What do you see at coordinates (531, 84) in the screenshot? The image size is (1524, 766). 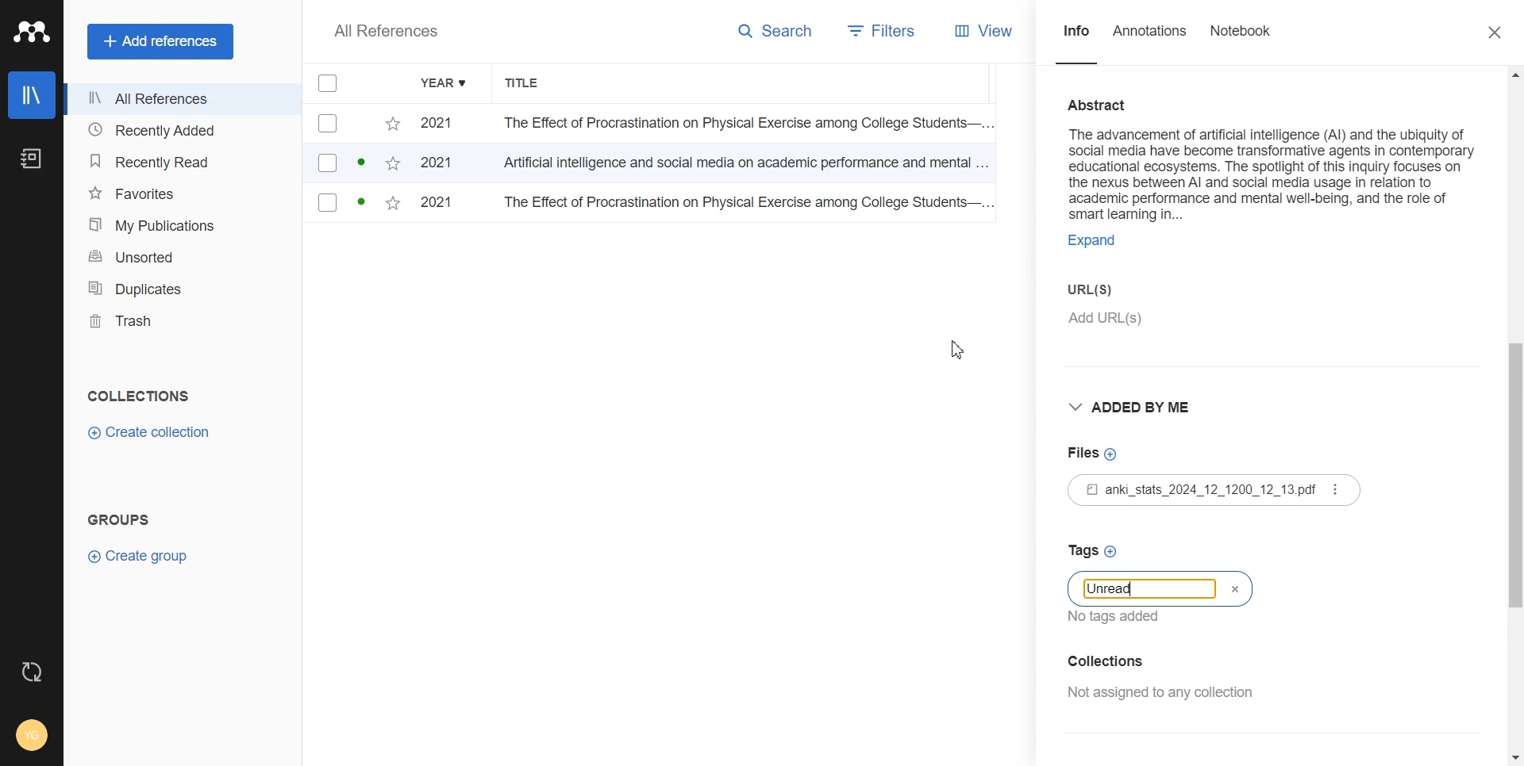 I see `Title` at bounding box center [531, 84].